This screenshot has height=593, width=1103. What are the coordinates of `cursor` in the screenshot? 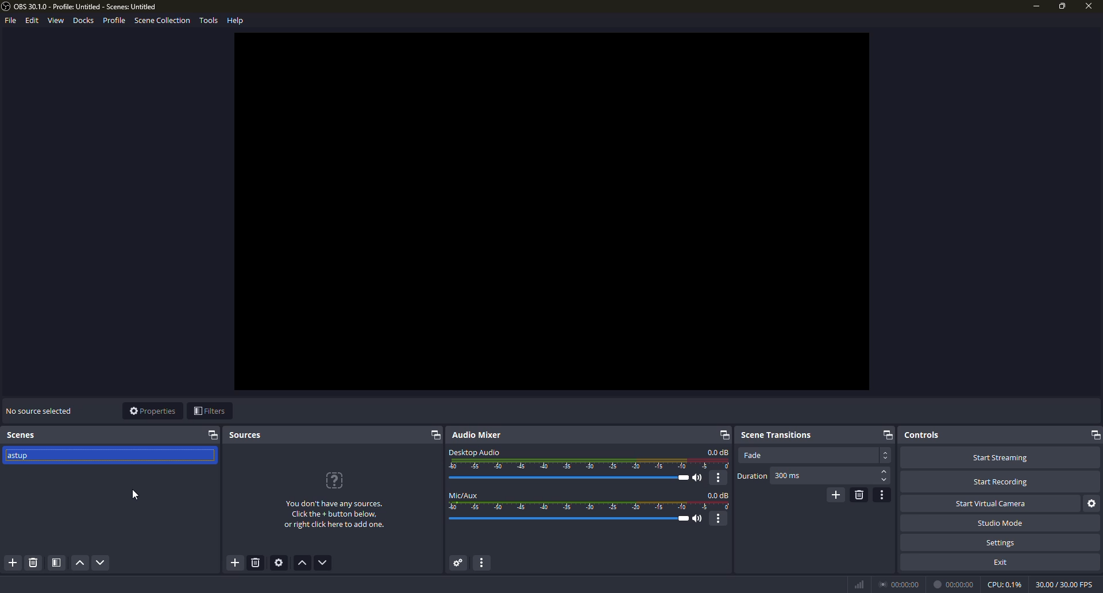 It's located at (136, 495).